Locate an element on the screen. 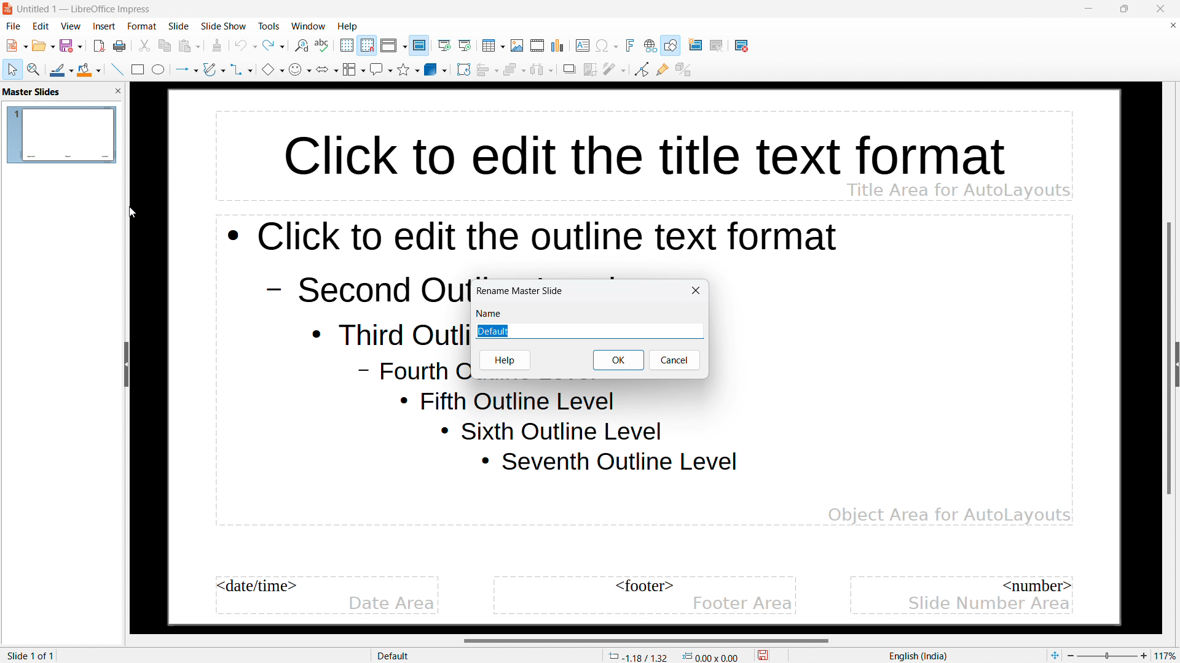 The image size is (1180, 663). window is located at coordinates (309, 26).